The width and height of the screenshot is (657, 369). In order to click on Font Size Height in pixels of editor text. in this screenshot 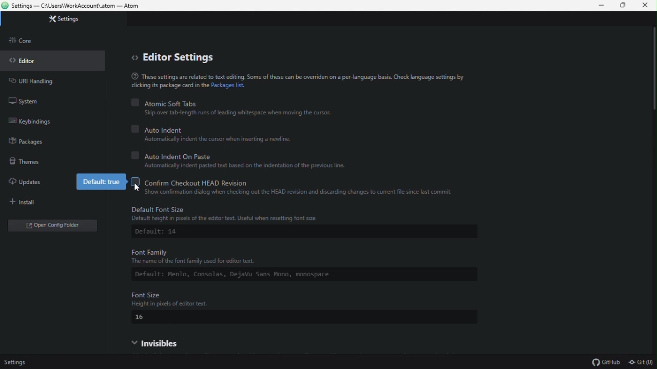, I will do `click(267, 298)`.